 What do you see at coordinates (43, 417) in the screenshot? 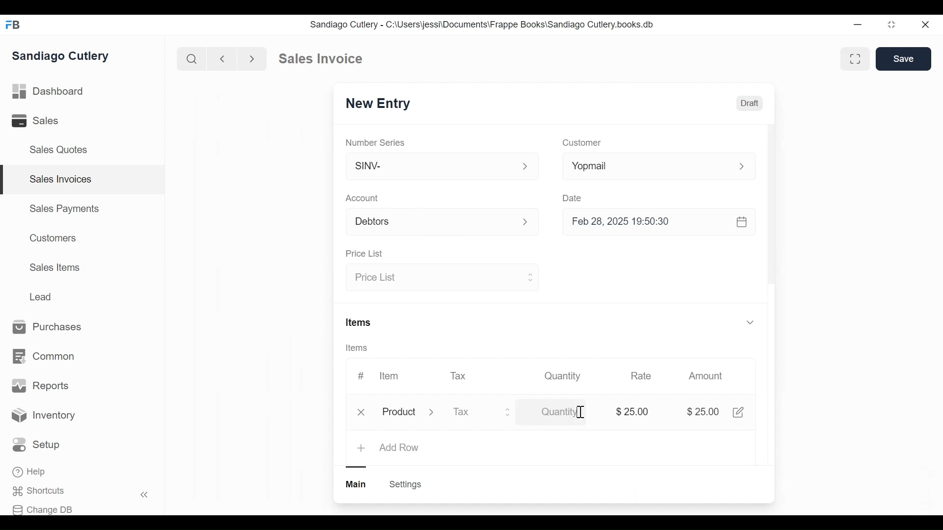
I see `Inventory` at bounding box center [43, 417].